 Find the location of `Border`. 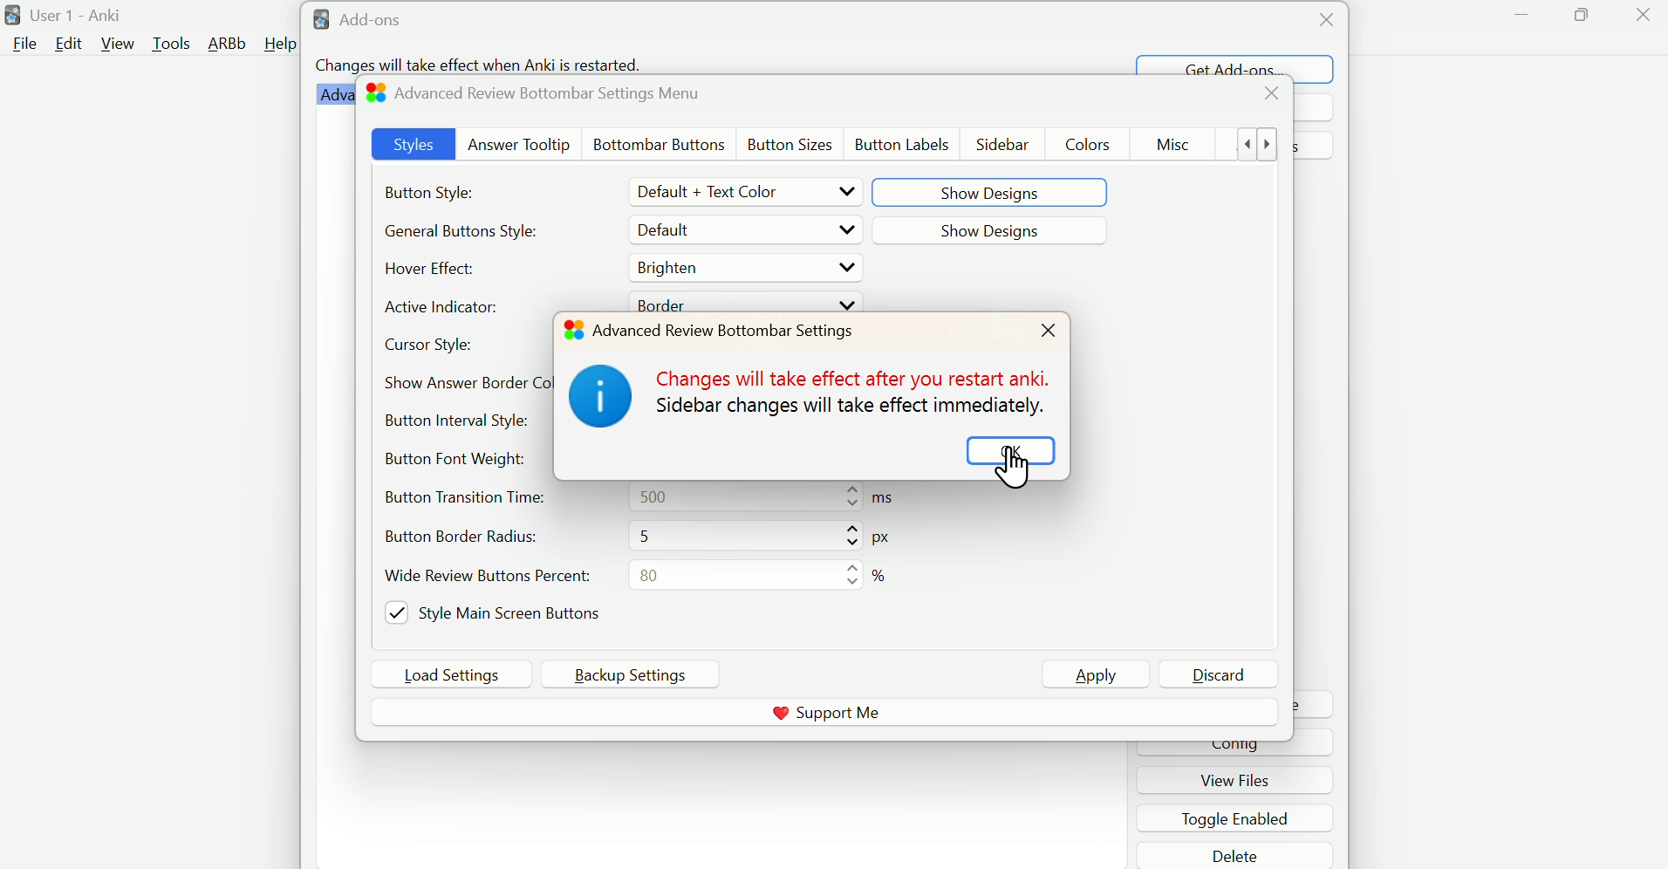

Border is located at coordinates (669, 304).